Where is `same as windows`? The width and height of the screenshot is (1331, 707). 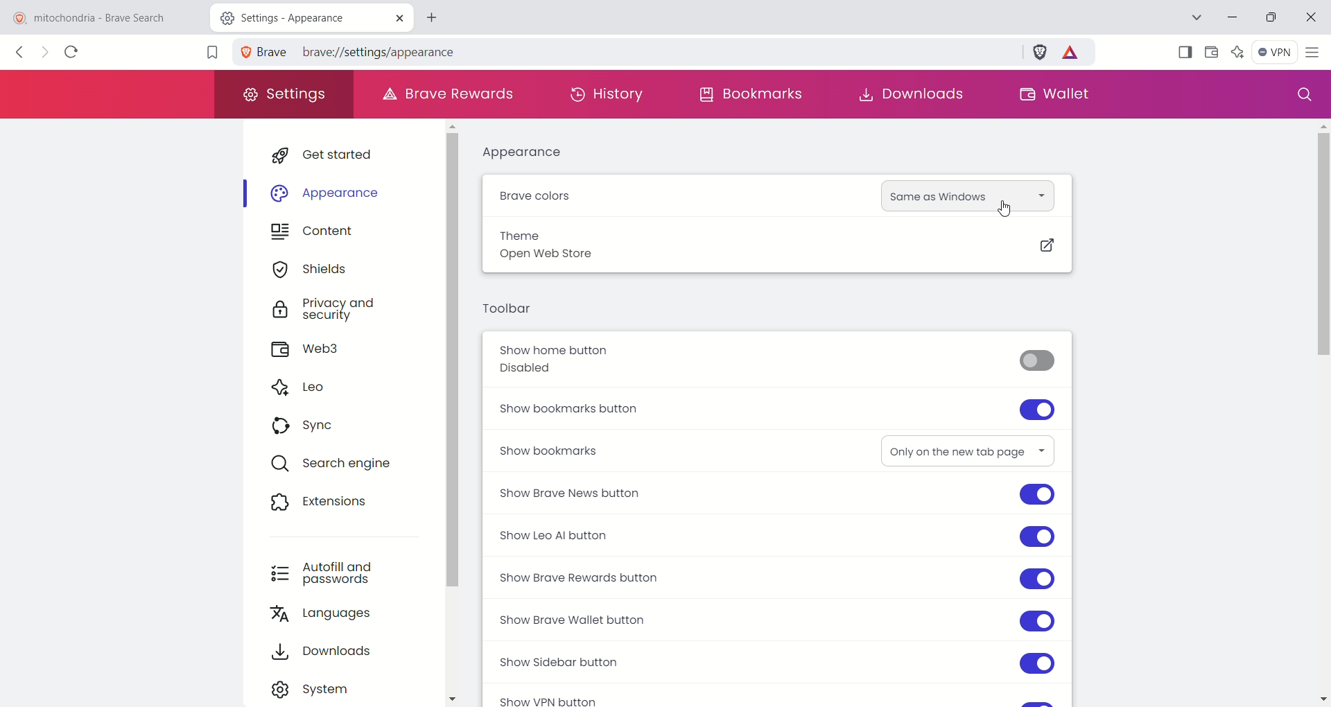 same as windows is located at coordinates (937, 196).